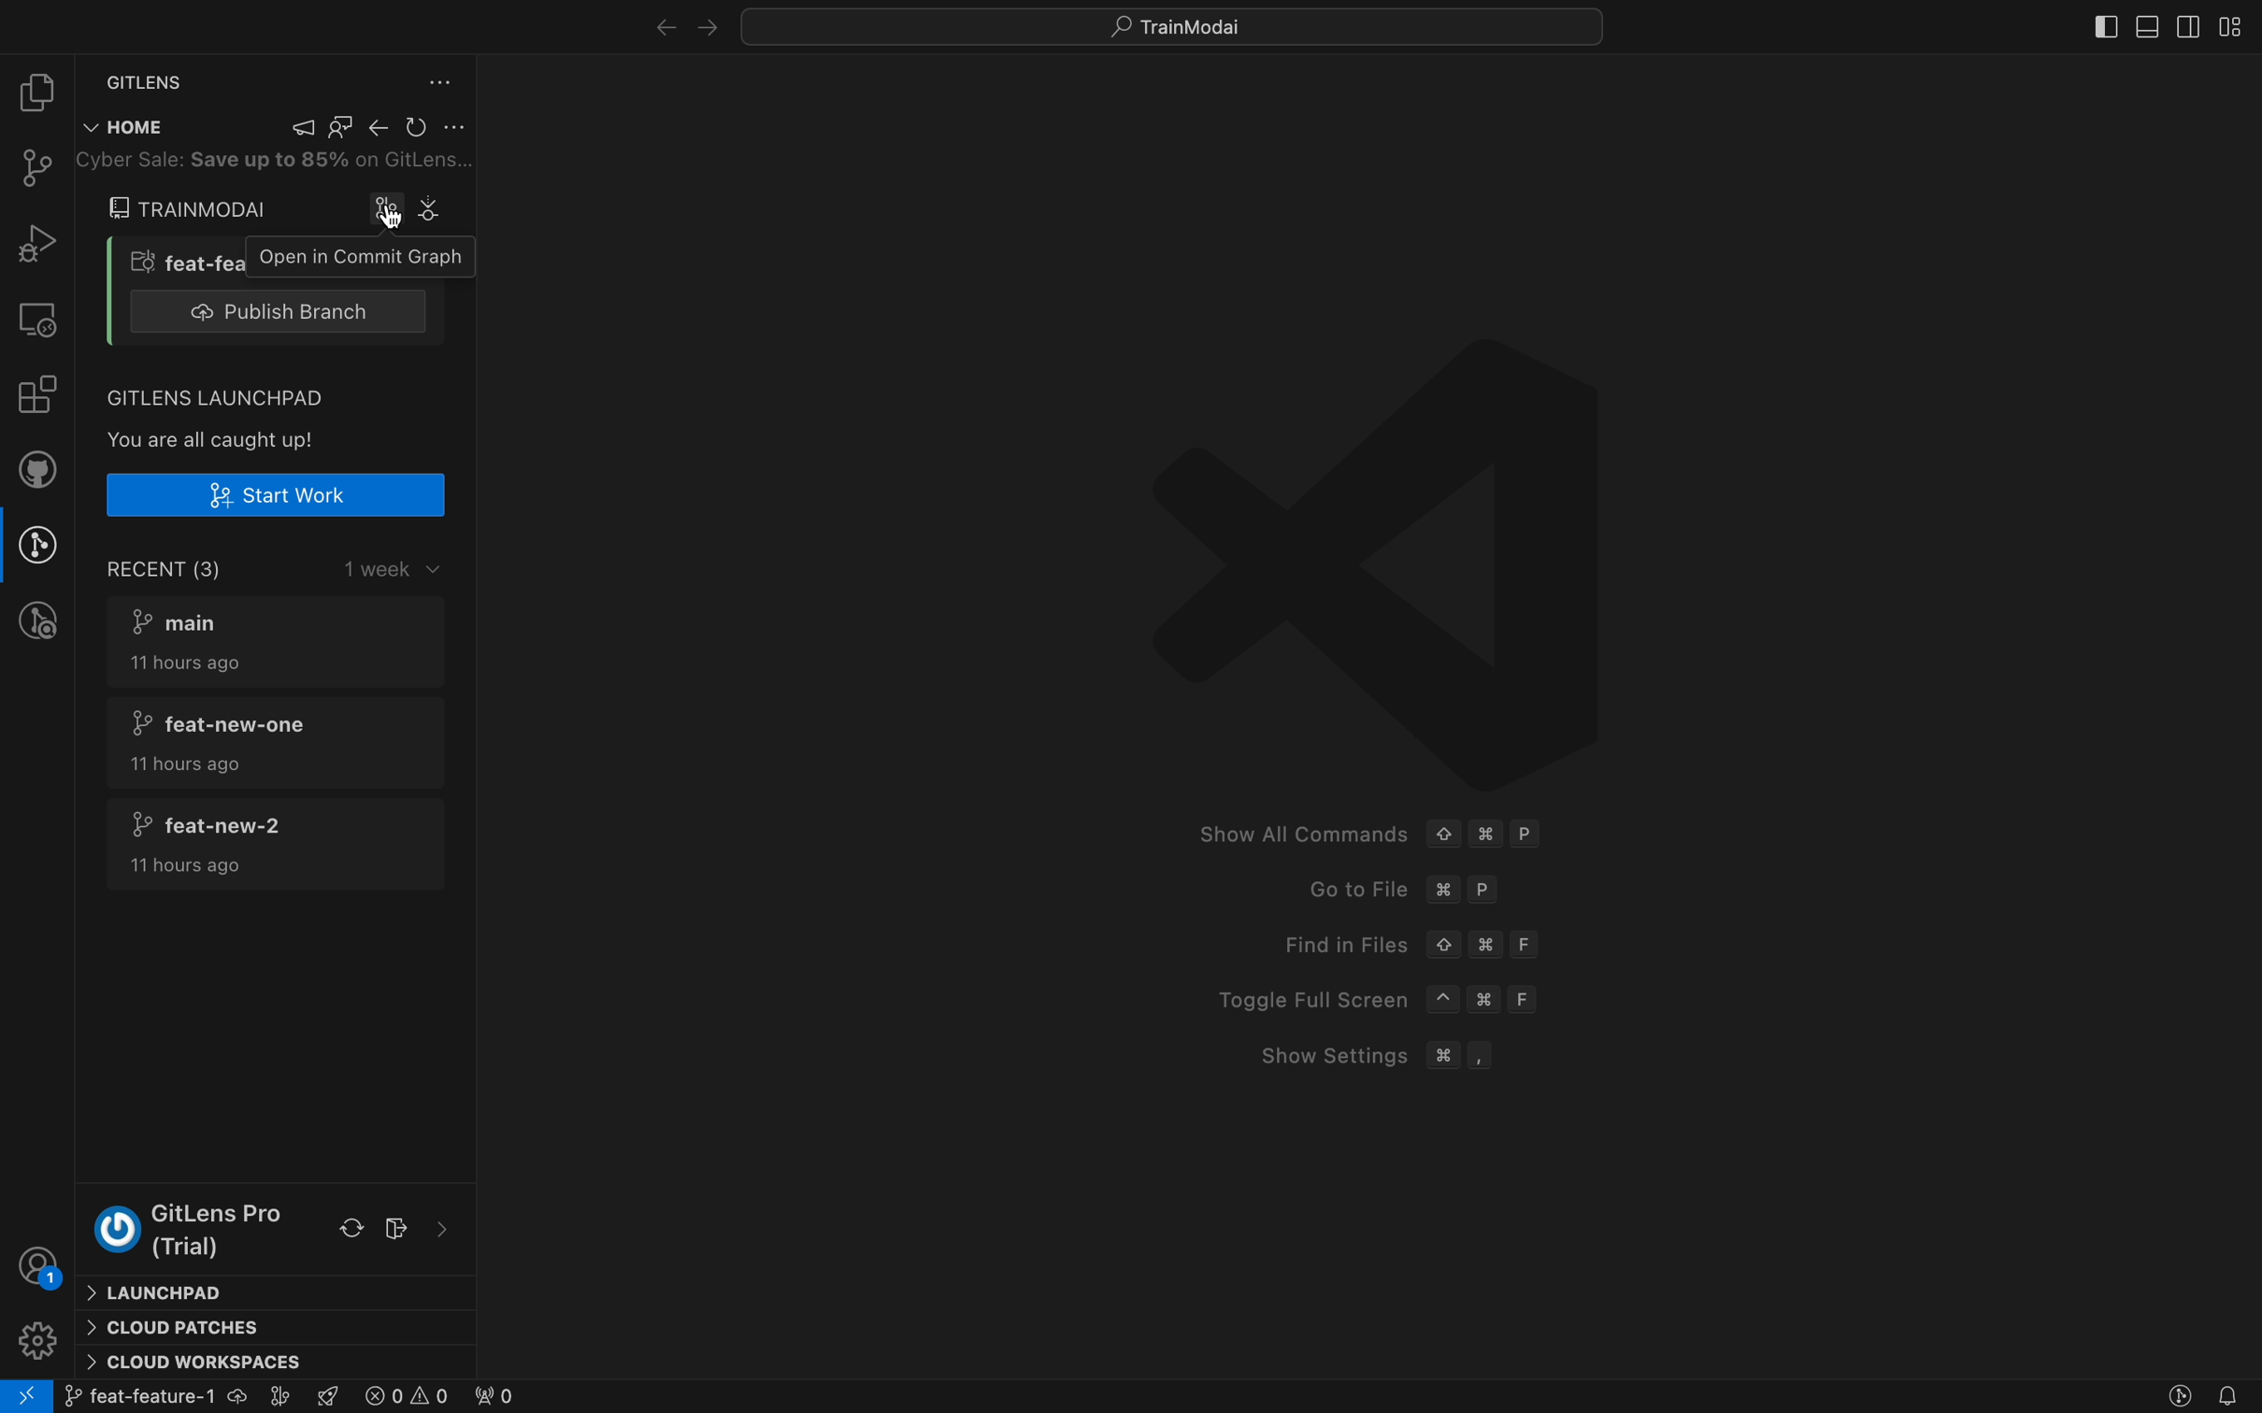 The width and height of the screenshot is (2262, 1413). Describe the element at coordinates (34, 244) in the screenshot. I see `debugger` at that location.